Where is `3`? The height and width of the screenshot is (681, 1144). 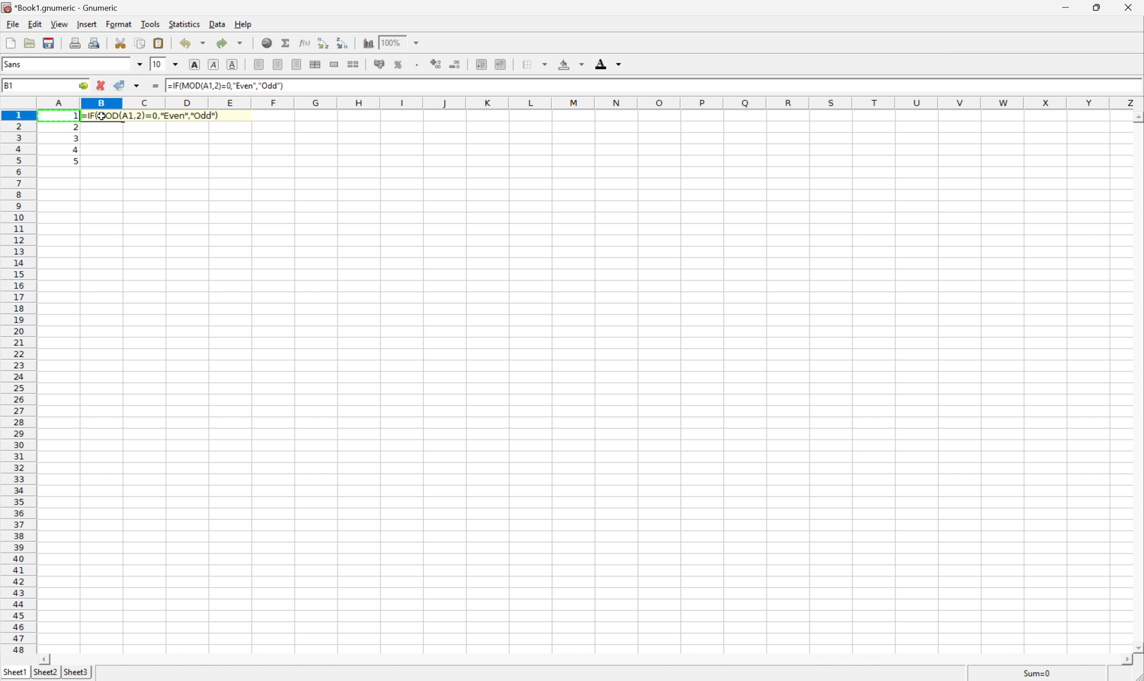
3 is located at coordinates (76, 138).